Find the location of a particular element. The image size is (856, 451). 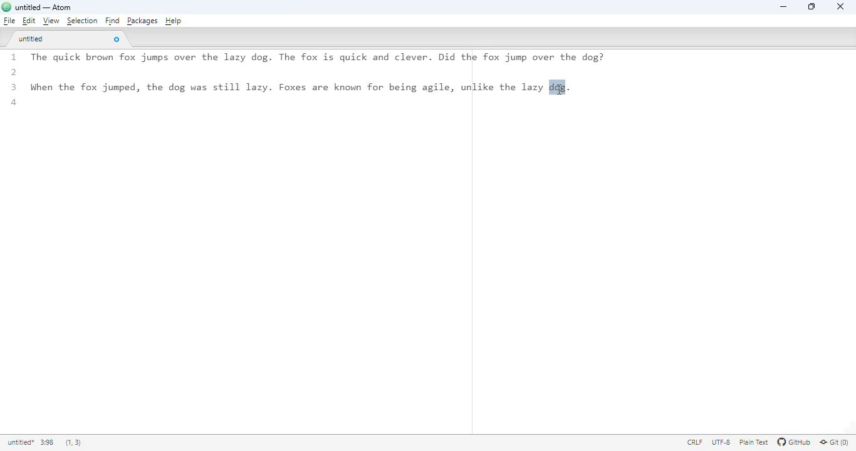

plain text is located at coordinates (754, 442).